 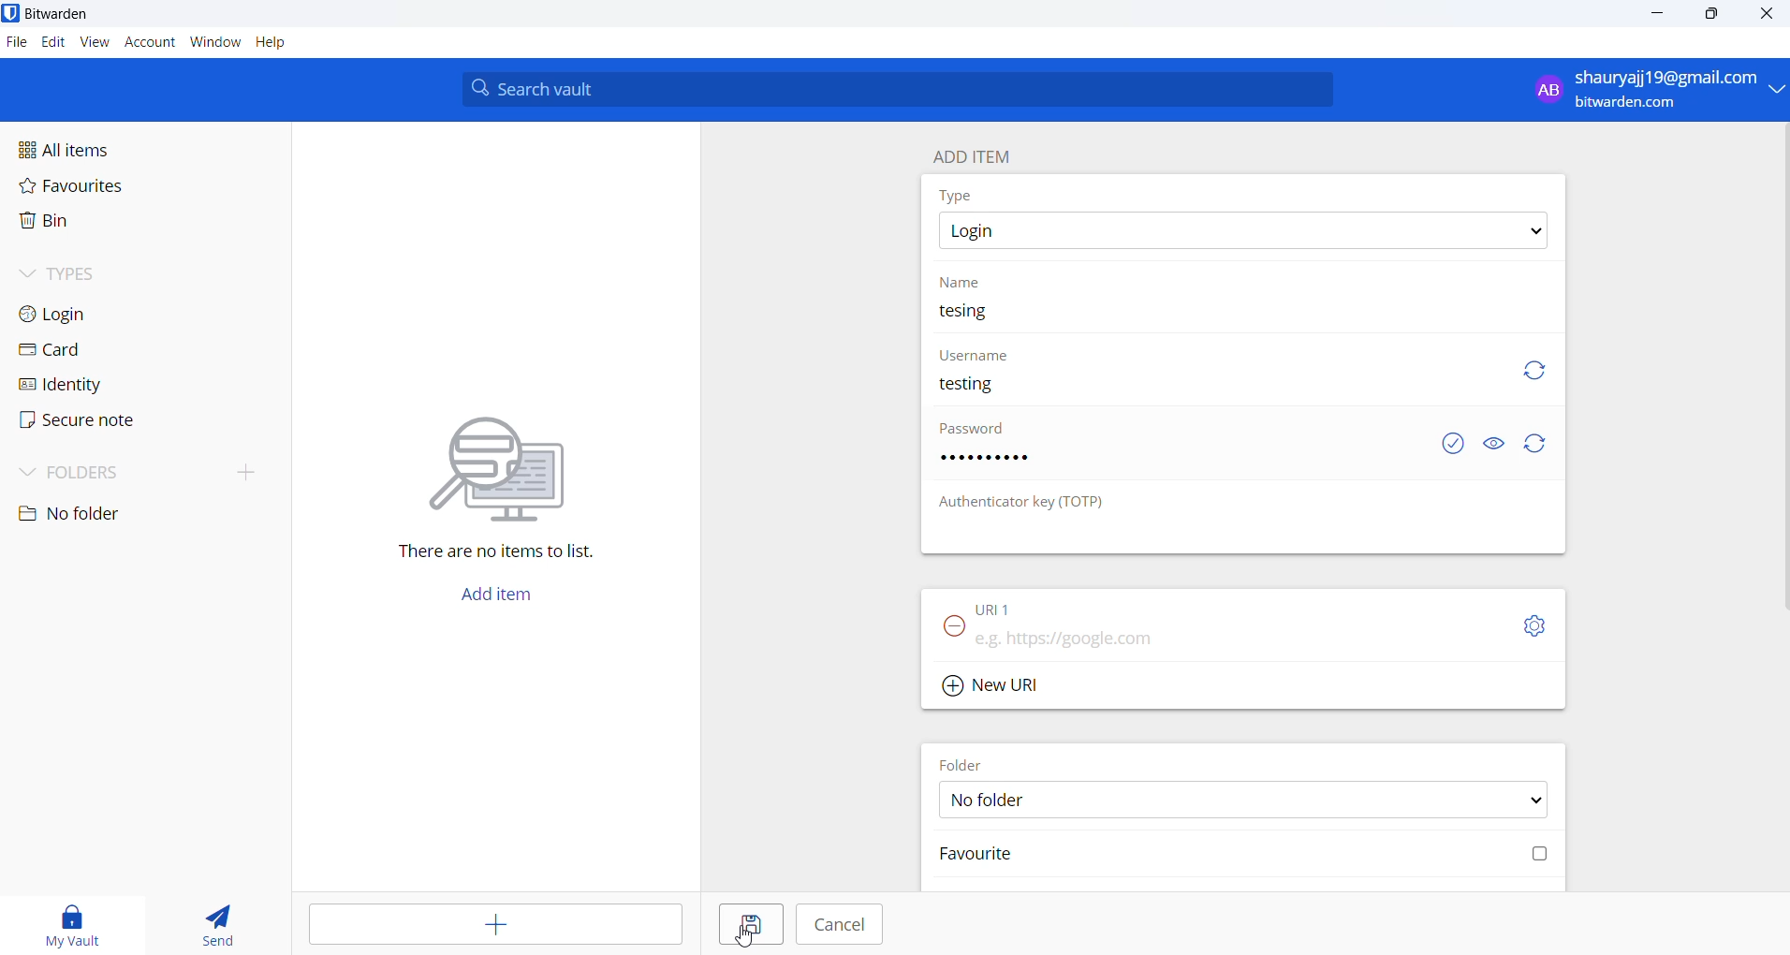 I want to click on types, so click(x=116, y=280).